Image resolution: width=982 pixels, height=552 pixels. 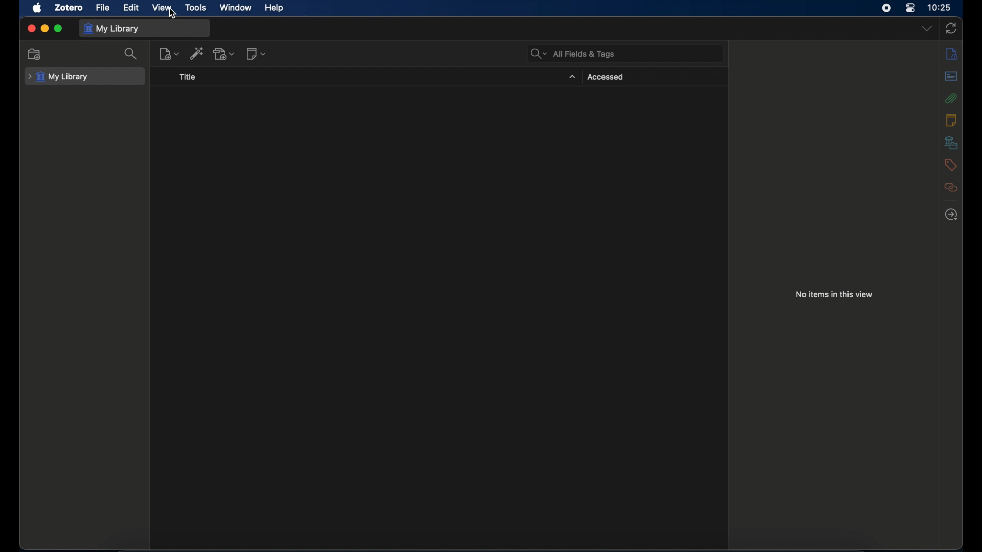 What do you see at coordinates (950, 28) in the screenshot?
I see `sync` at bounding box center [950, 28].